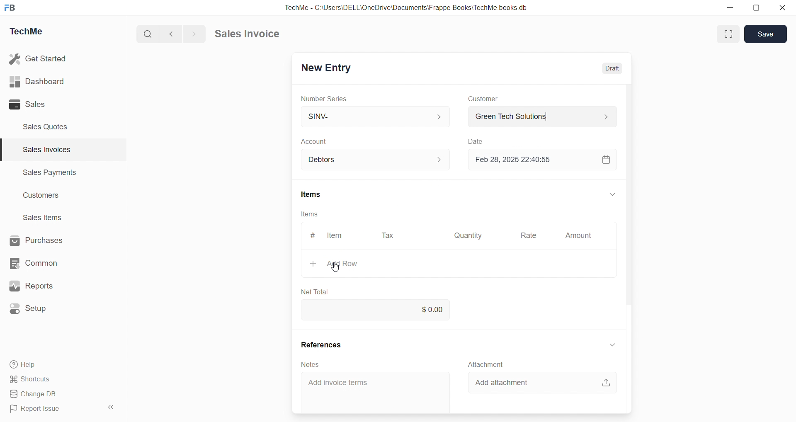  What do you see at coordinates (46, 149) in the screenshot?
I see `Sales invoices` at bounding box center [46, 149].